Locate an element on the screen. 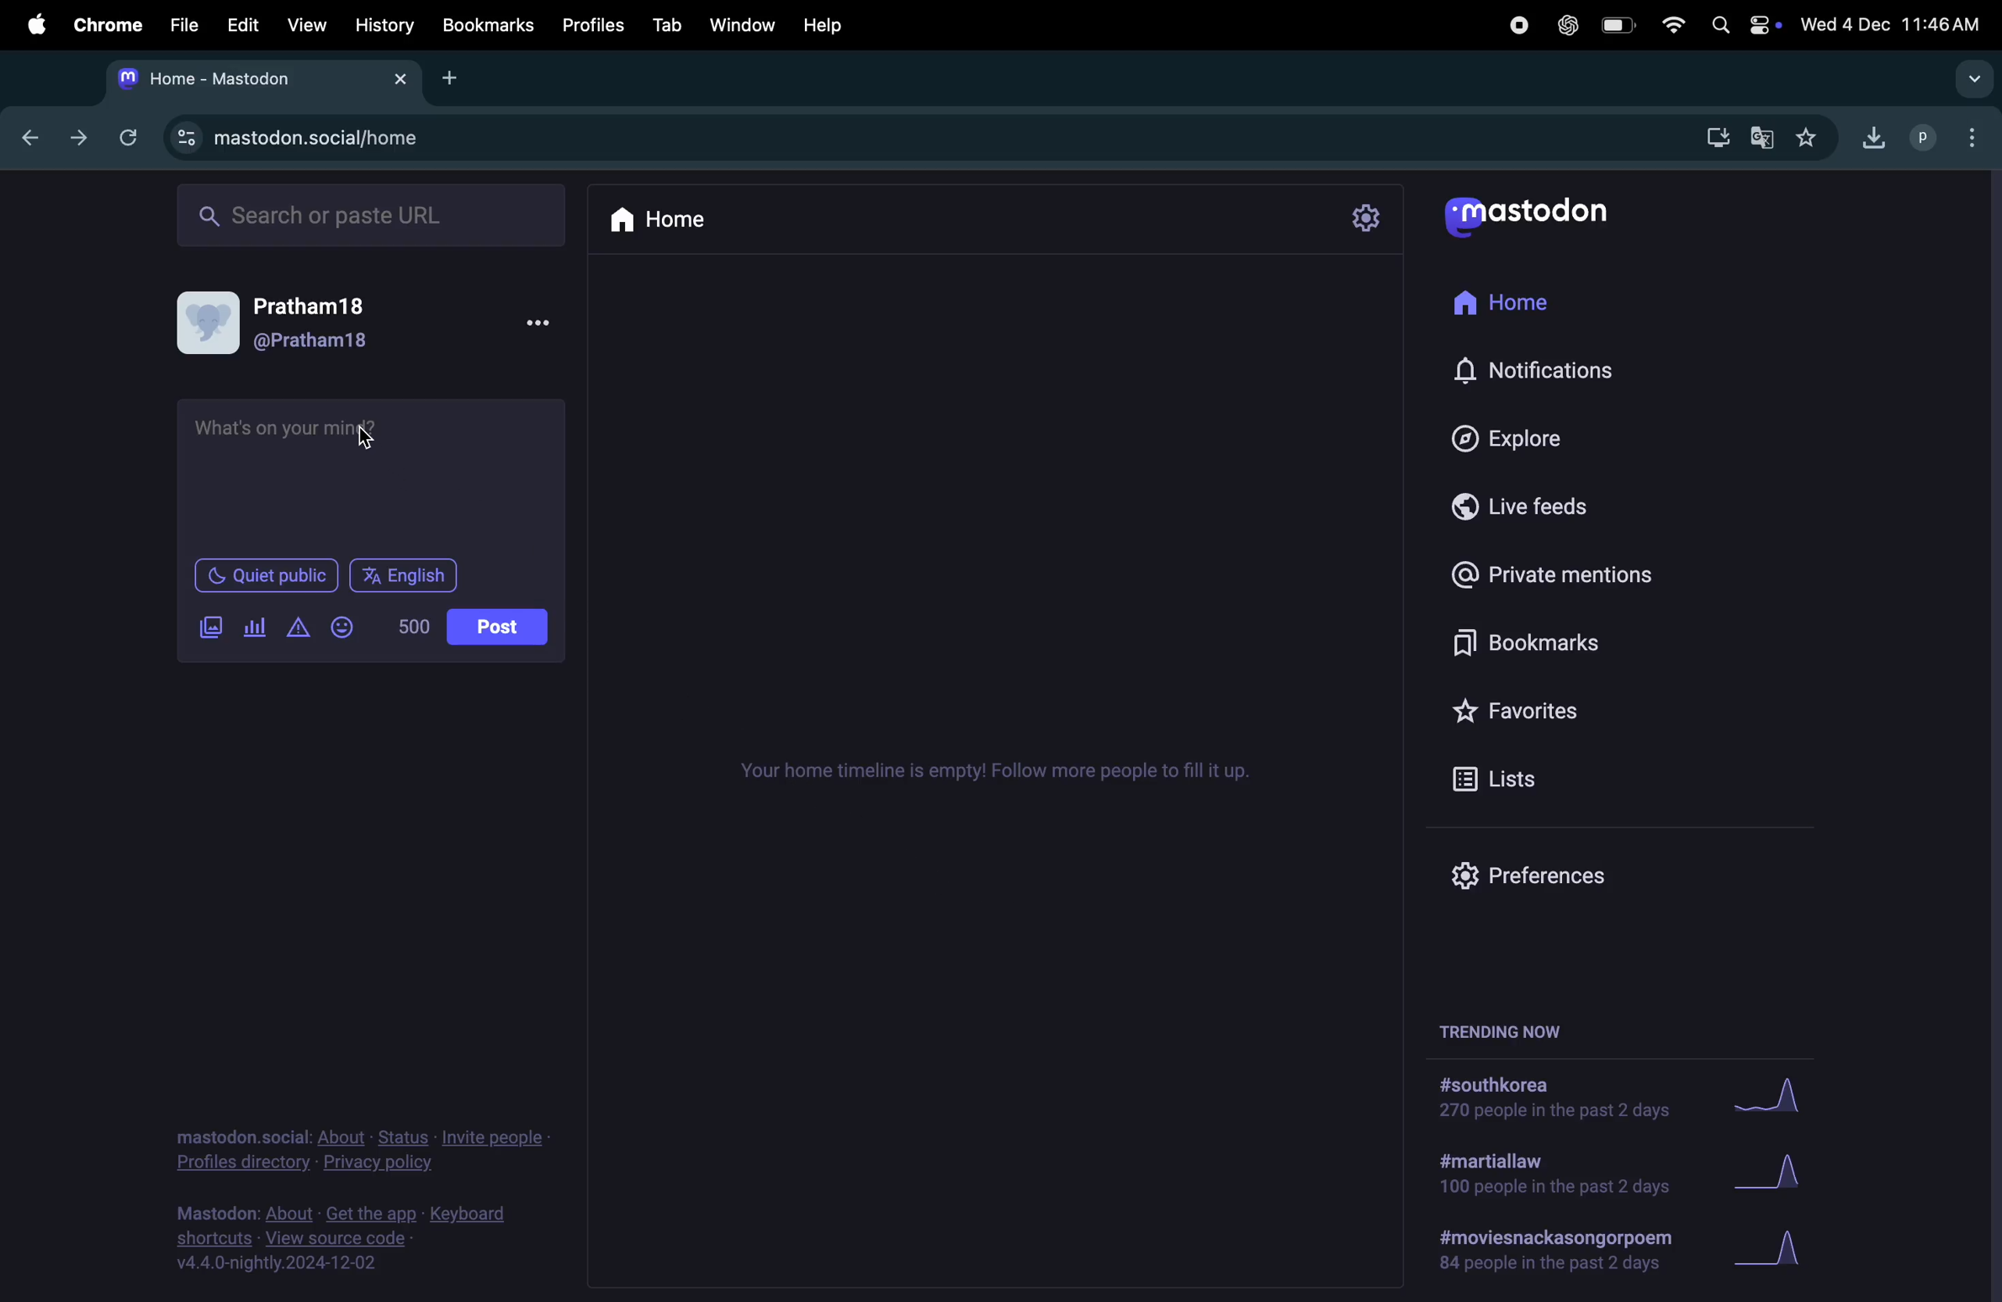  battery is located at coordinates (1617, 24).